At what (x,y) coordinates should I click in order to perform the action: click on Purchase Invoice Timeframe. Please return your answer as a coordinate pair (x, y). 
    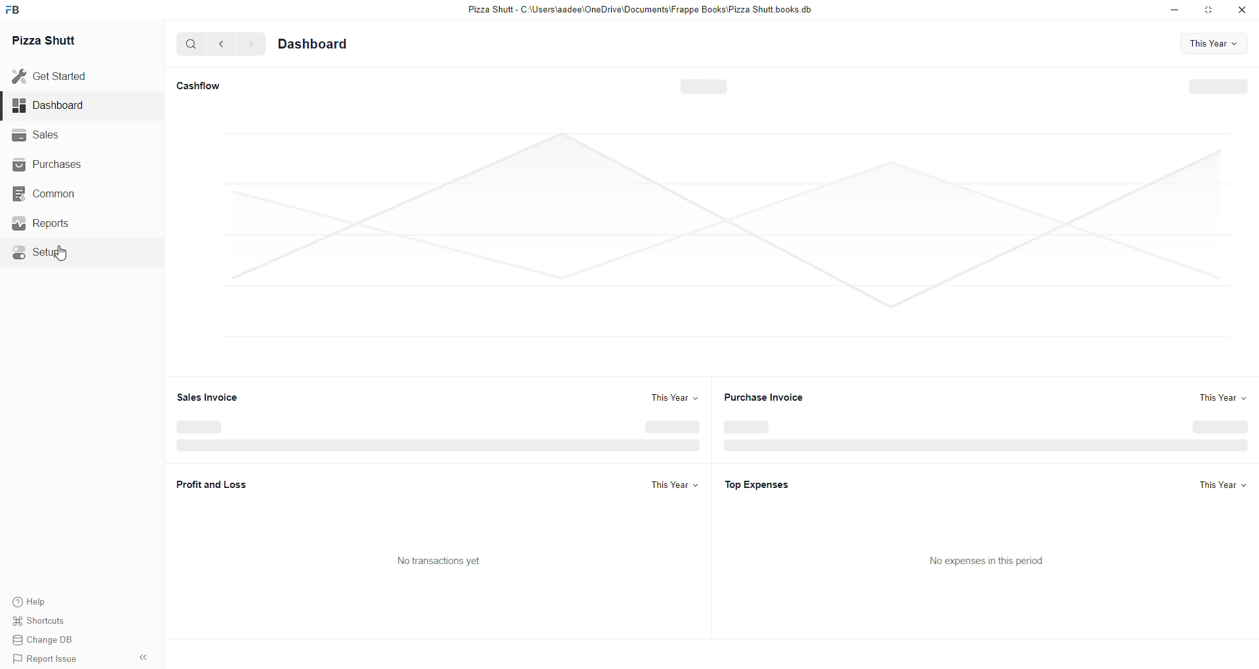
    Looking at the image, I should click on (1220, 397).